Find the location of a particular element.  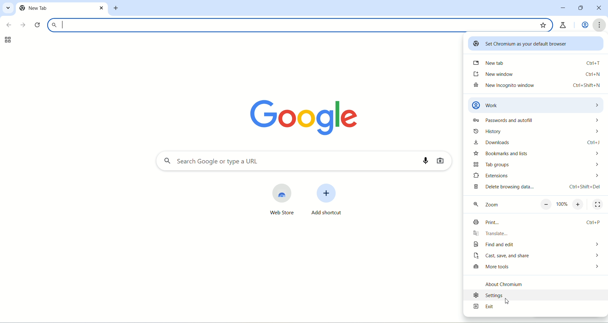

zoom is located at coordinates (498, 205).